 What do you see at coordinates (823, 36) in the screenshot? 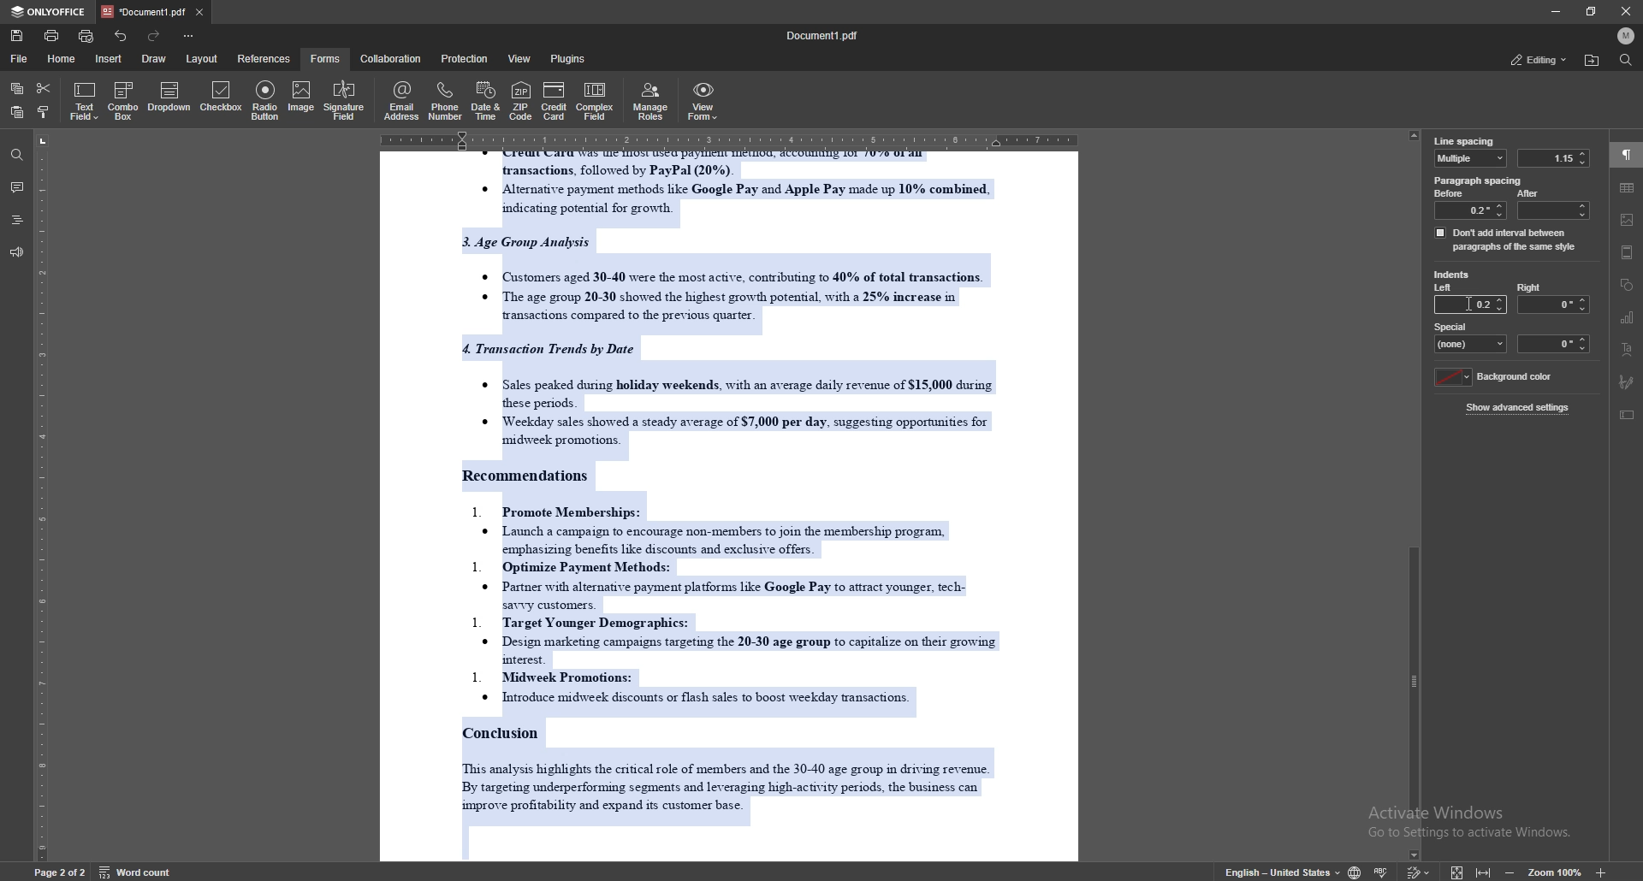
I see `file name` at bounding box center [823, 36].